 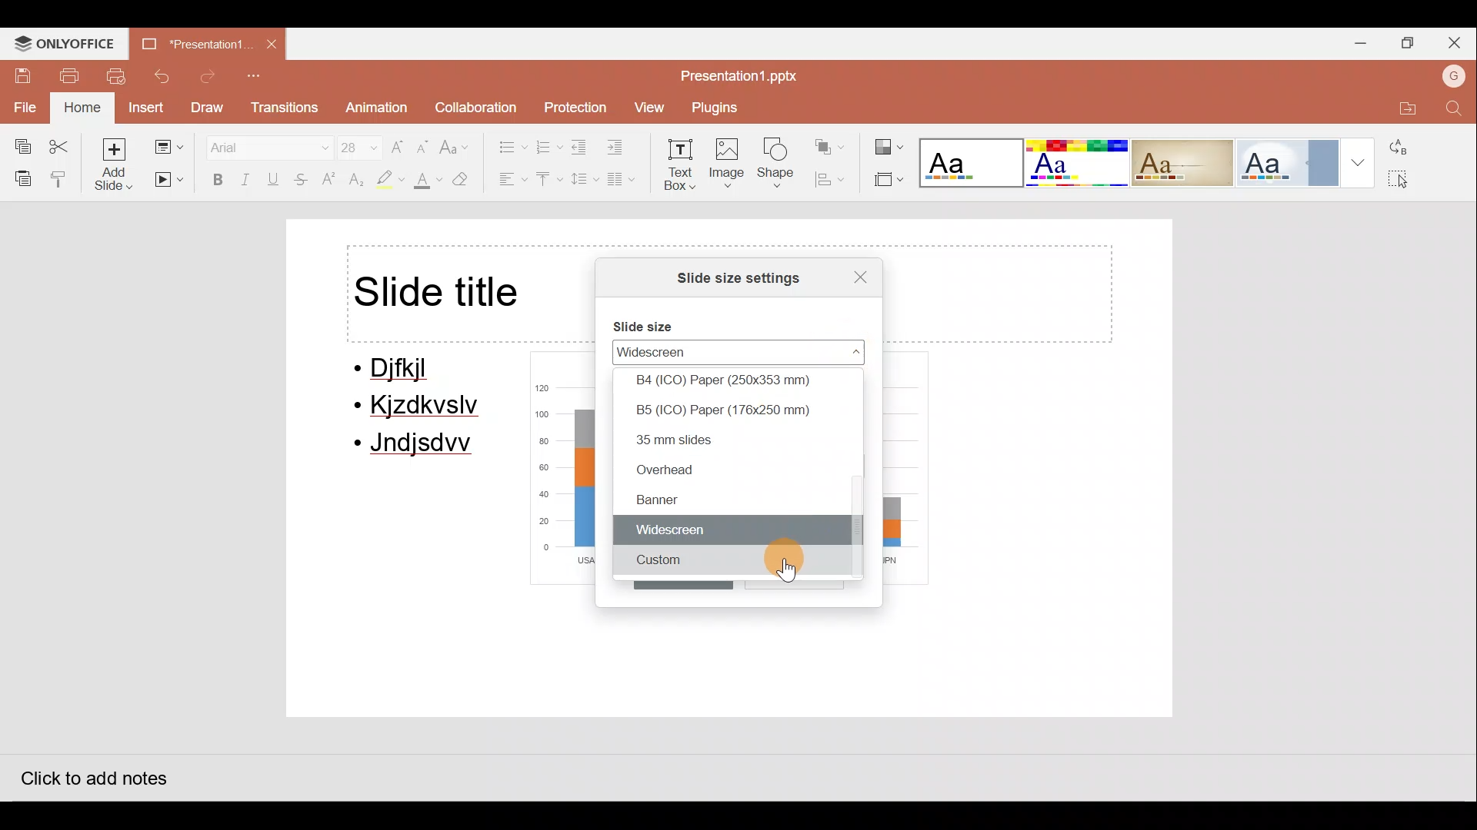 I want to click on Undo, so click(x=165, y=76).